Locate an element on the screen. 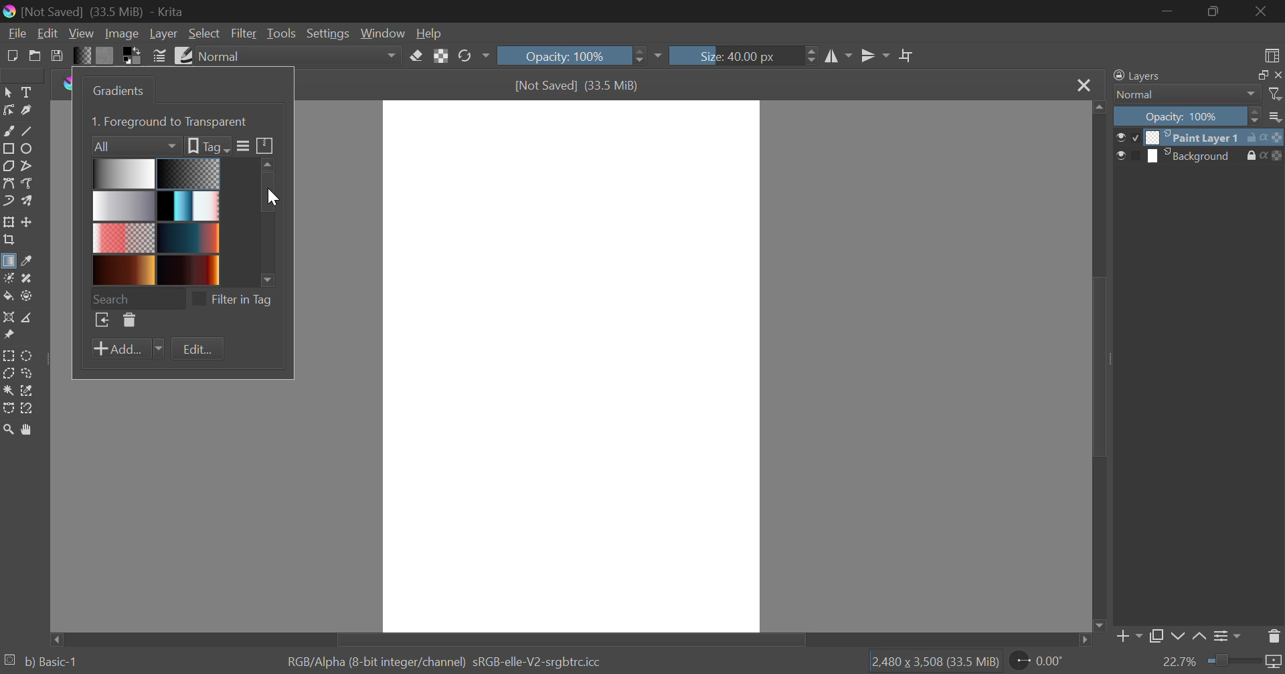 This screenshot has width=1285, height=674. Circular Selection is located at coordinates (29, 356).